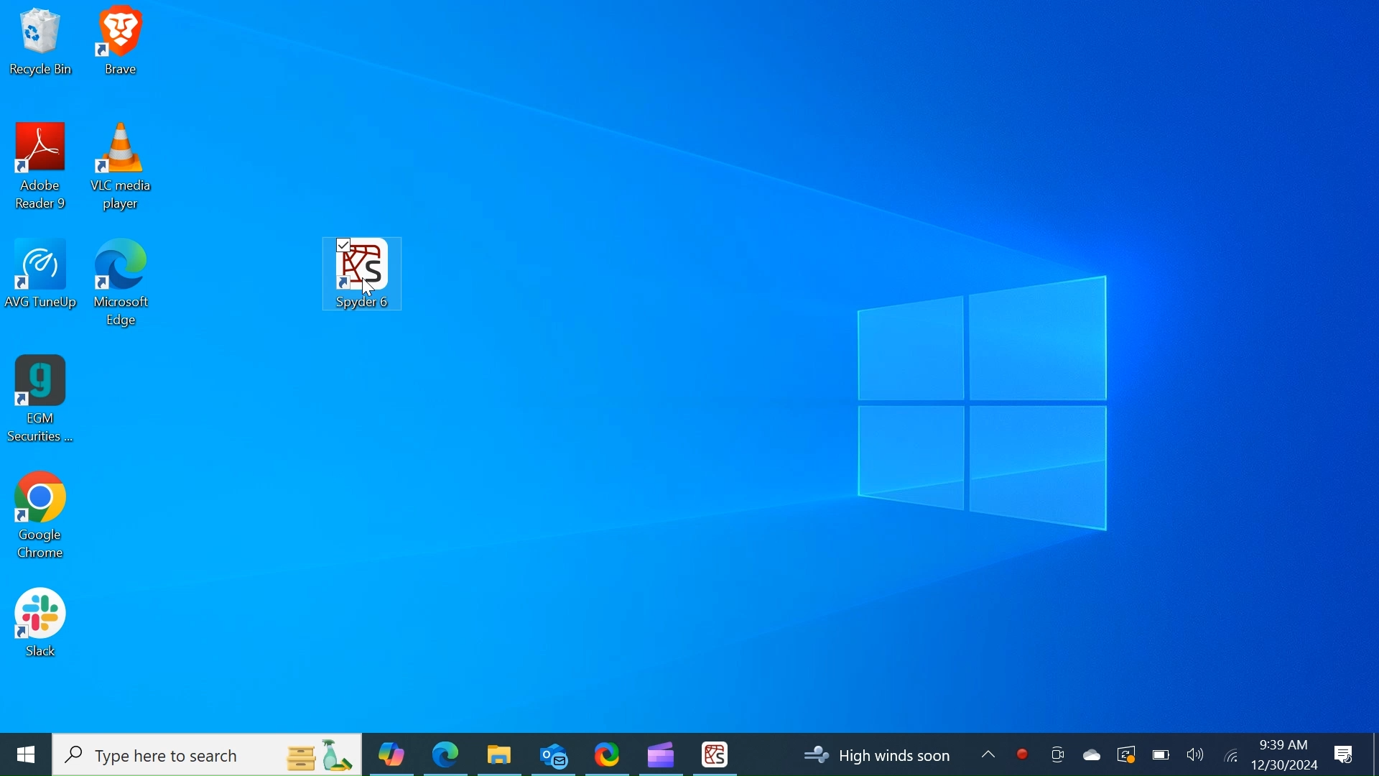 The width and height of the screenshot is (1379, 776). What do you see at coordinates (445, 754) in the screenshot?
I see `Microsoft Edge` at bounding box center [445, 754].